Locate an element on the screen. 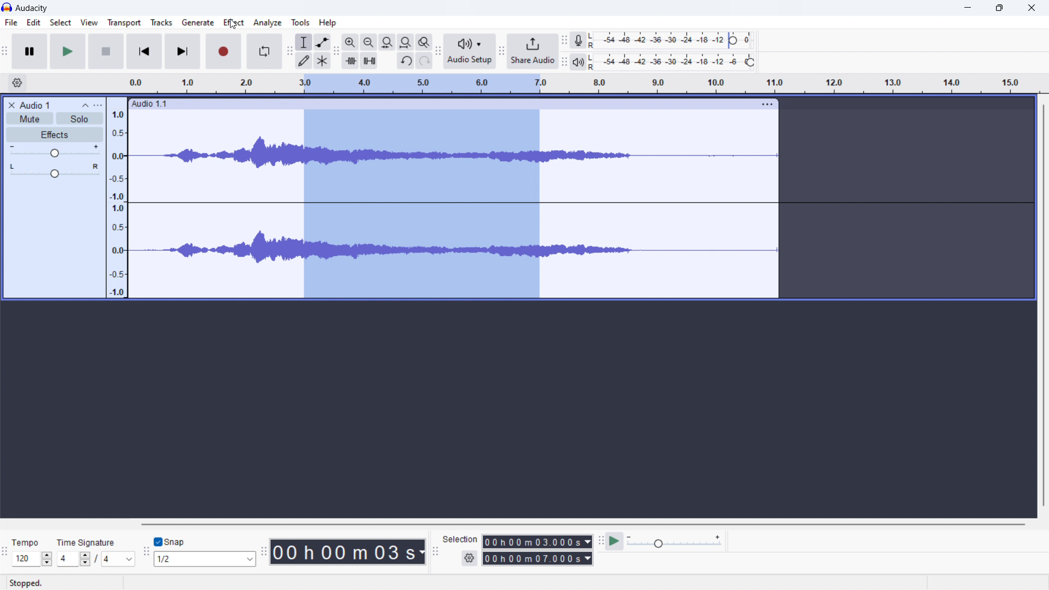 Image resolution: width=1049 pixels, height=590 pixels. recording meter is located at coordinates (579, 40).